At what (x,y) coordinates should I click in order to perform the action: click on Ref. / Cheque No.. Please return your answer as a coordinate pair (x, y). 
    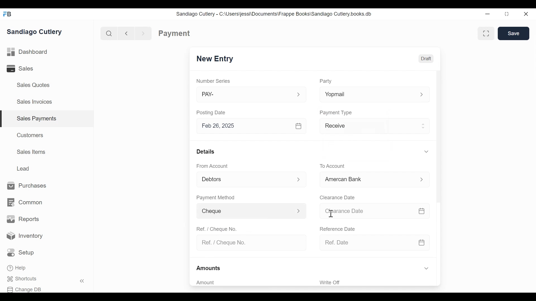
    Looking at the image, I should click on (216, 229).